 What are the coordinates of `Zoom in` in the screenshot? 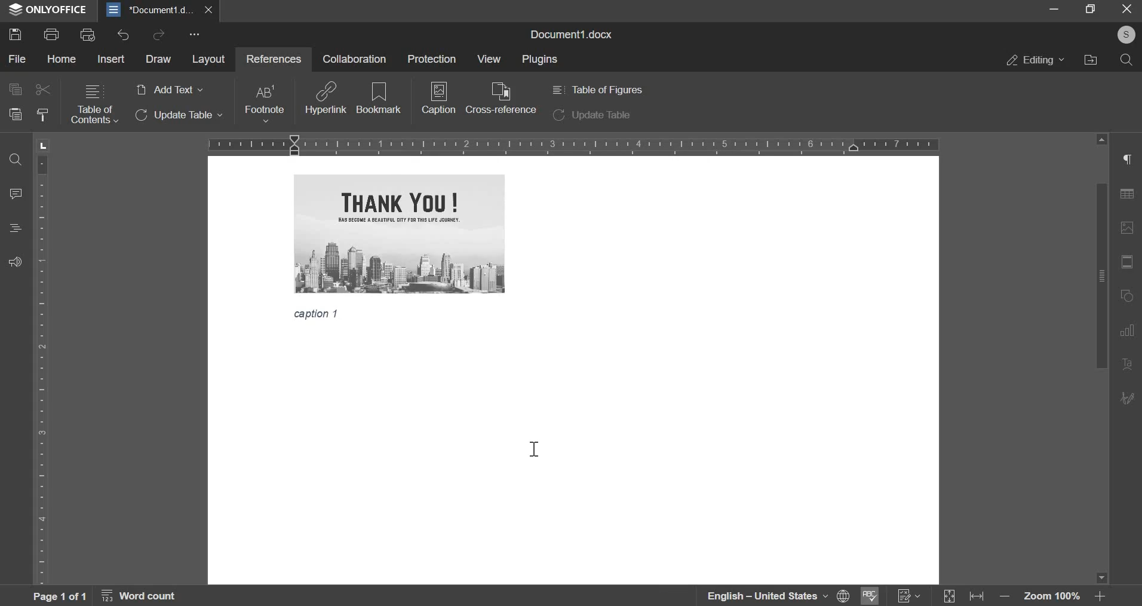 It's located at (1100, 596).